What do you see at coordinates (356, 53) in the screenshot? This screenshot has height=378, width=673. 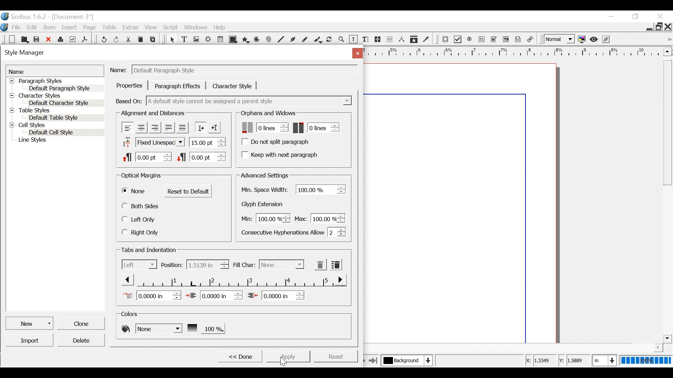 I see `Close` at bounding box center [356, 53].